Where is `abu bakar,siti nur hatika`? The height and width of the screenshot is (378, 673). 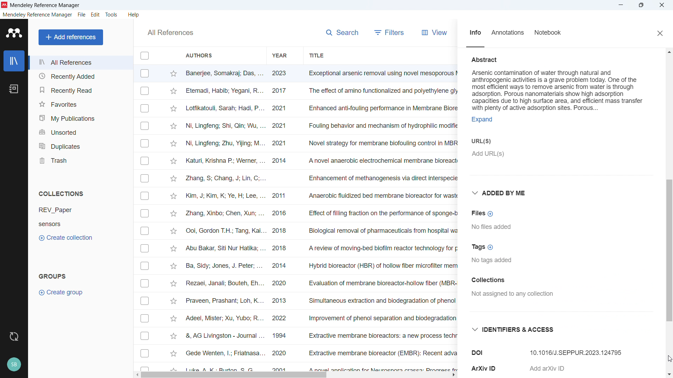
abu bakar,siti nur hatika is located at coordinates (220, 249).